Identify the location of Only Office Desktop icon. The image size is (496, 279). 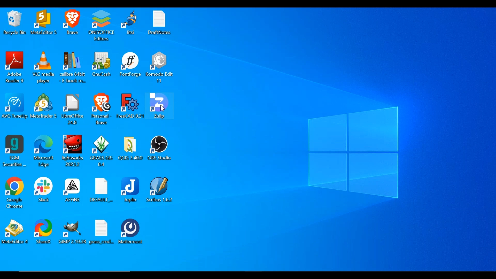
(103, 26).